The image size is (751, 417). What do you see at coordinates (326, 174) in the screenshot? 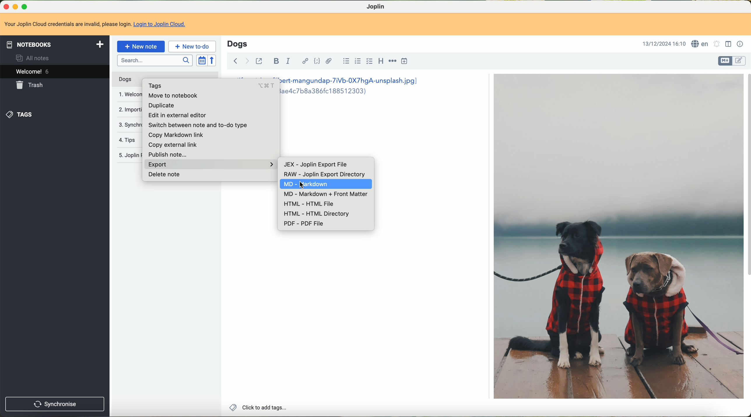
I see `RAW - Joplin Export Directory` at bounding box center [326, 174].